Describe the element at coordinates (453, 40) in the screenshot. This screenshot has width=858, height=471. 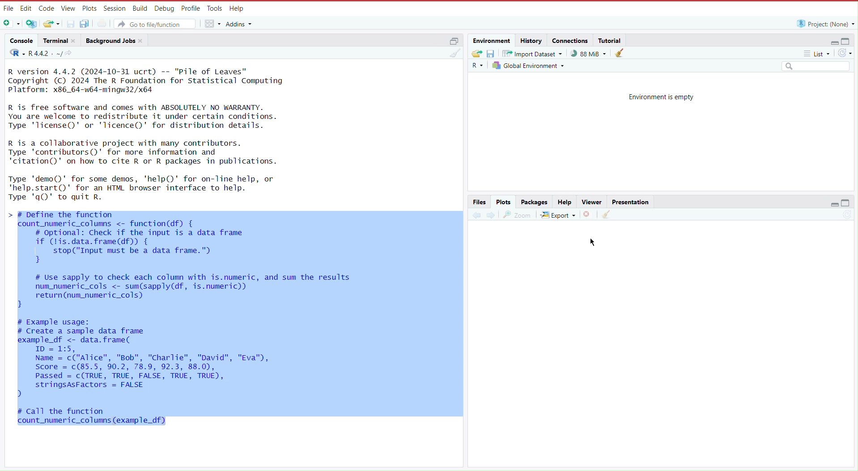
I see `Maximize` at that location.